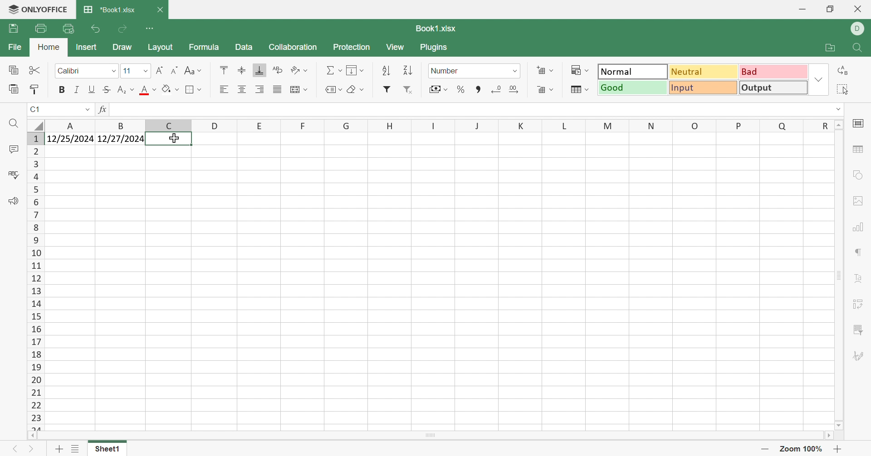 The image size is (871, 456). Describe the element at coordinates (831, 48) in the screenshot. I see `Open file location` at that location.